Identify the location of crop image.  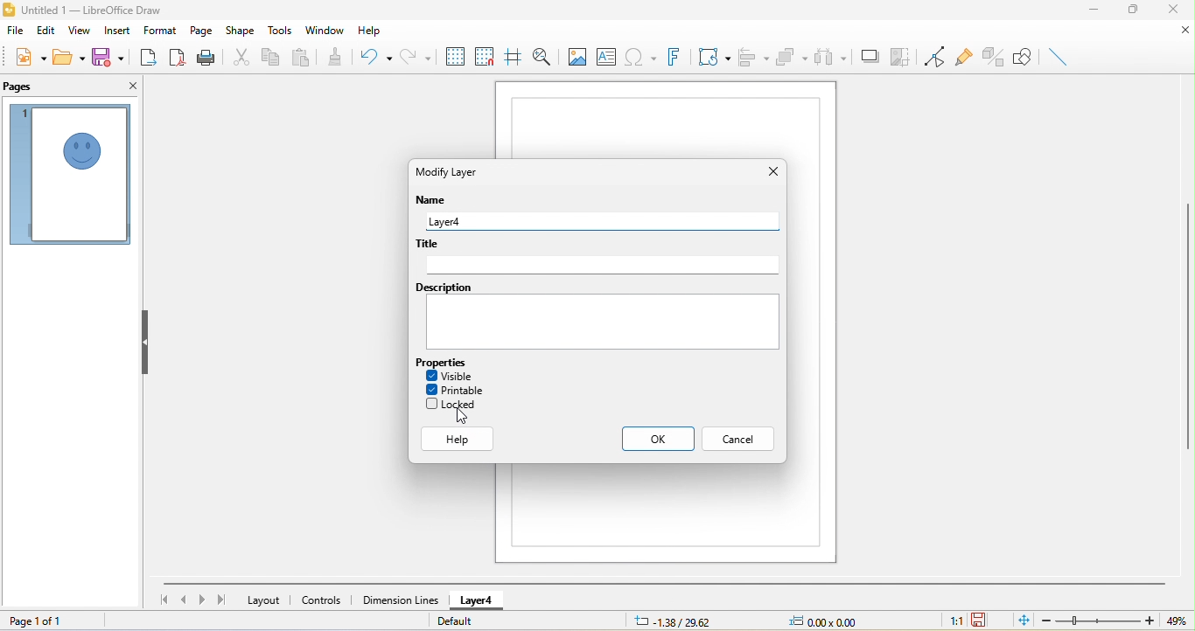
(901, 55).